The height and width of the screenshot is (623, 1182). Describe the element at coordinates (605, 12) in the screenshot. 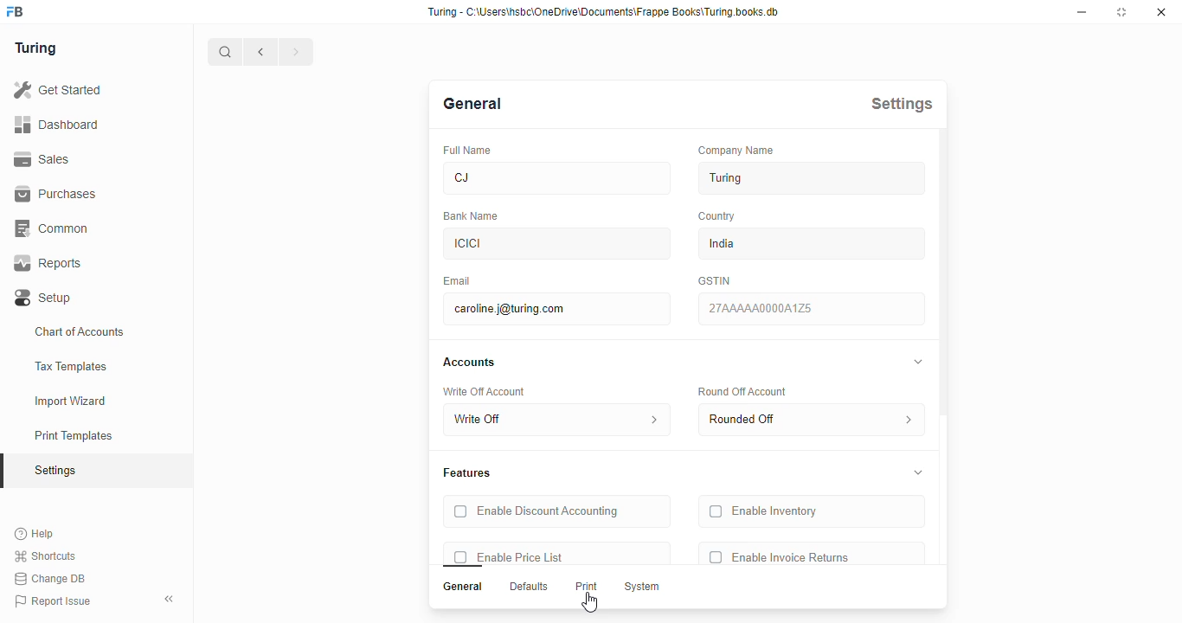

I see `Turing - C:\Users\hshc\OneDrive\Documents\Frappe Books\Turing.books.db` at that location.